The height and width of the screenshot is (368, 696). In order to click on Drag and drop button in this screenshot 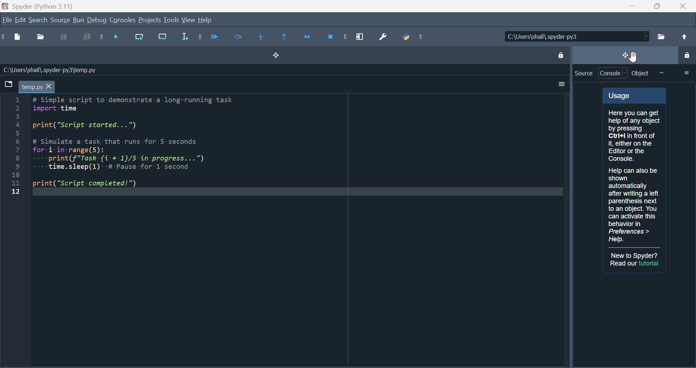, I will do `click(275, 56)`.